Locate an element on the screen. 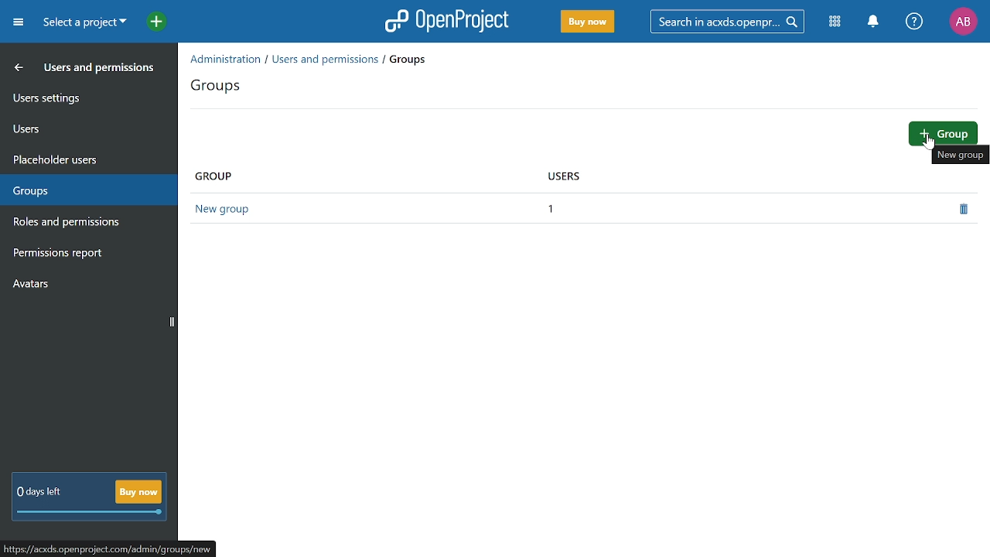  search is located at coordinates (725, 21).